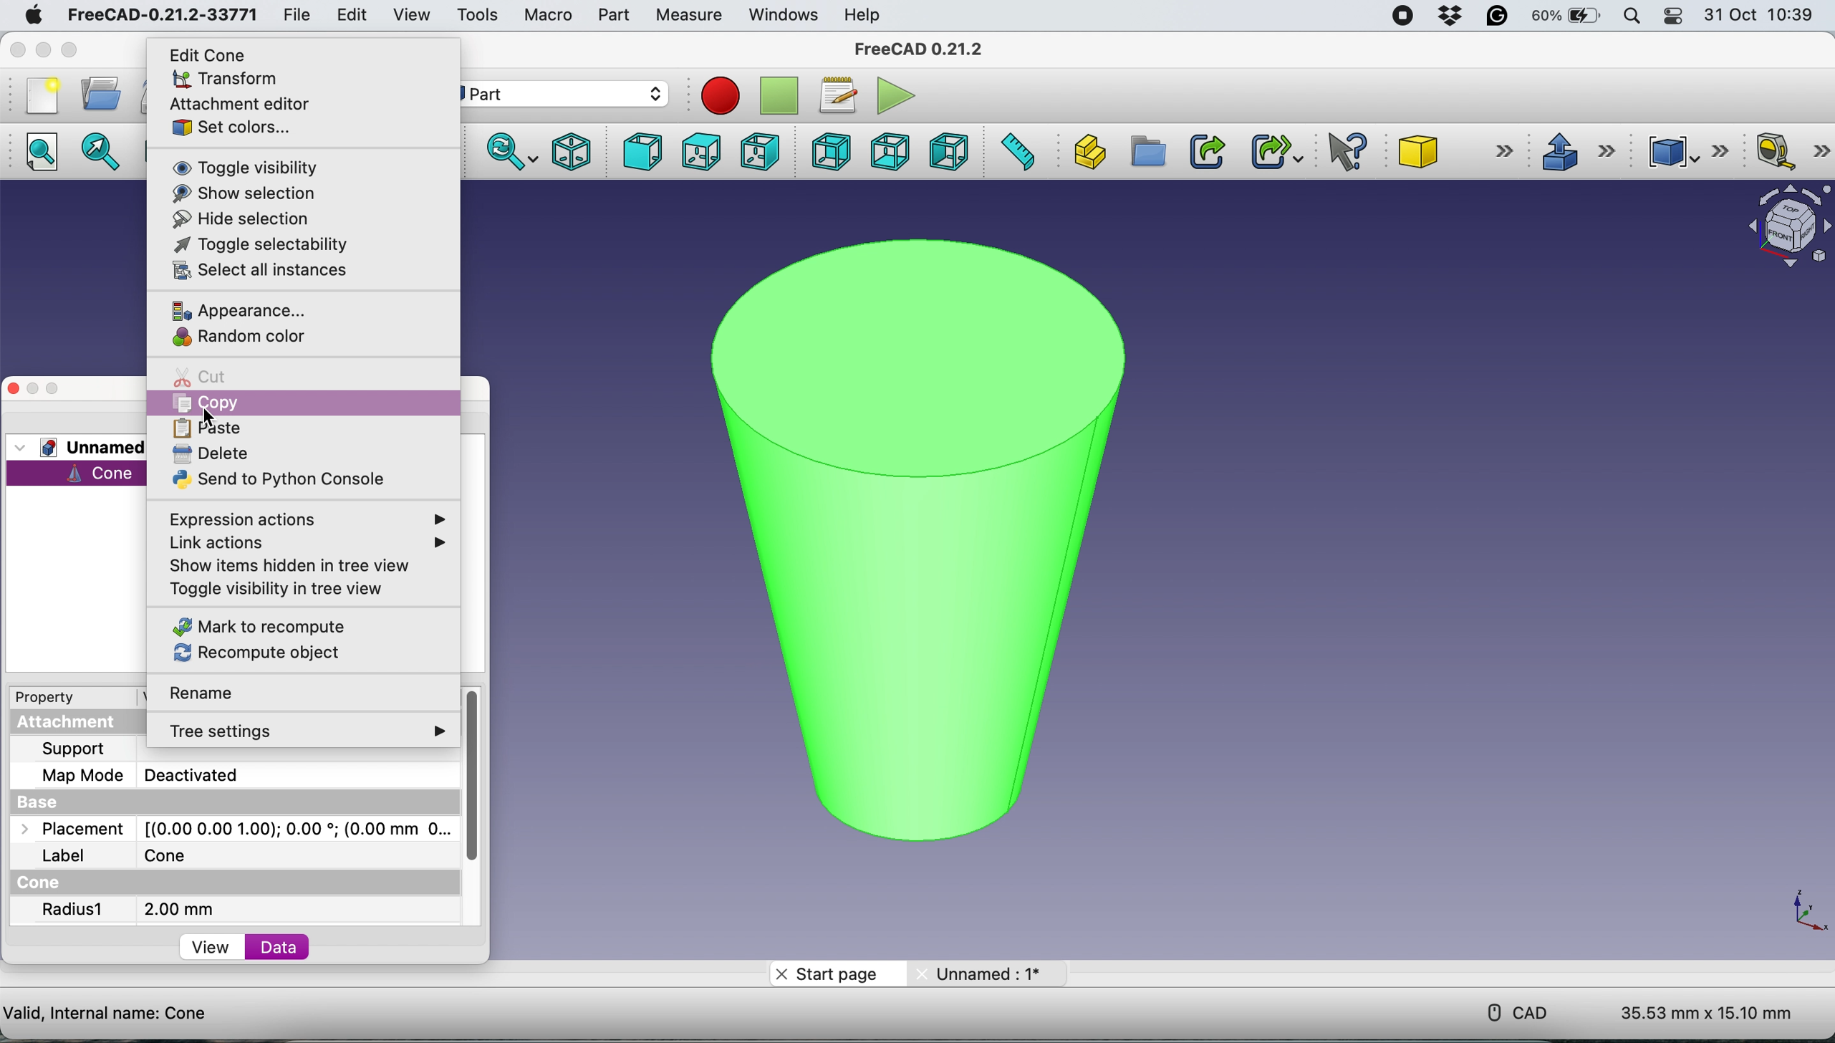 This screenshot has width=1835, height=1043. I want to click on macros, so click(837, 92).